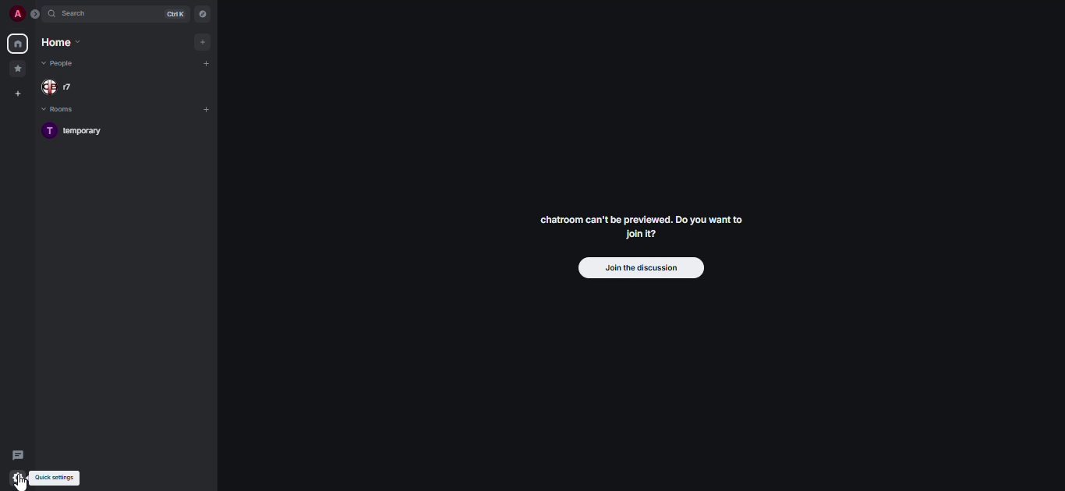 The image size is (1065, 491). I want to click on join the discussion, so click(641, 269).